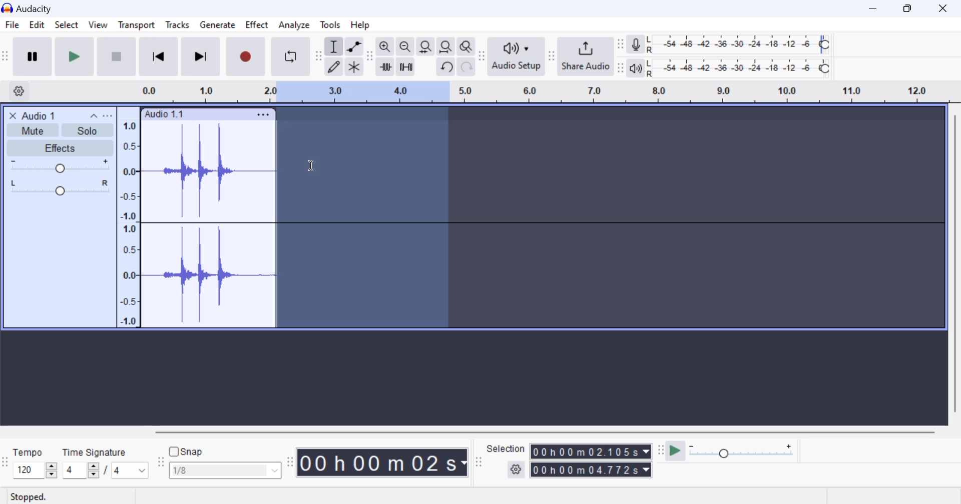 Image resolution: width=961 pixels, height=504 pixels. I want to click on Max time signature options, so click(130, 471).